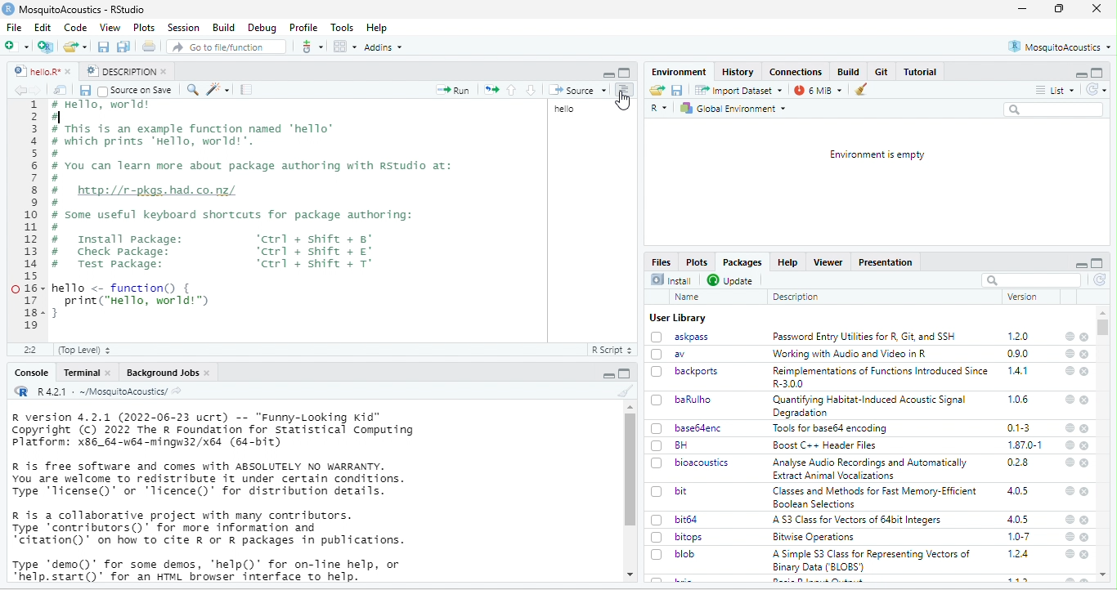 The width and height of the screenshot is (1117, 590). Describe the element at coordinates (255, 212) in the screenshot. I see `# Hello, World! # This is an example function named ‘hello’# which prints Hello, world!’.# You can learn more about package authoring with Rstudio at:I#  huep://r-pkgs.had.co.nz/.# Some useful keyboard shortcuts for package authoring:I# Install package: ‘ctrl + shift + 8°# Check Package: ‘ctrl + shift + €°# Test package: ‘ctrl + shift + T°hello <- function() {print("Hello, world")H` at that location.